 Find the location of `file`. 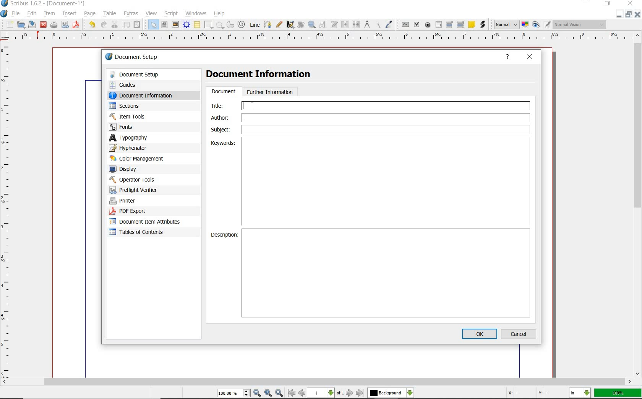

file is located at coordinates (16, 13).